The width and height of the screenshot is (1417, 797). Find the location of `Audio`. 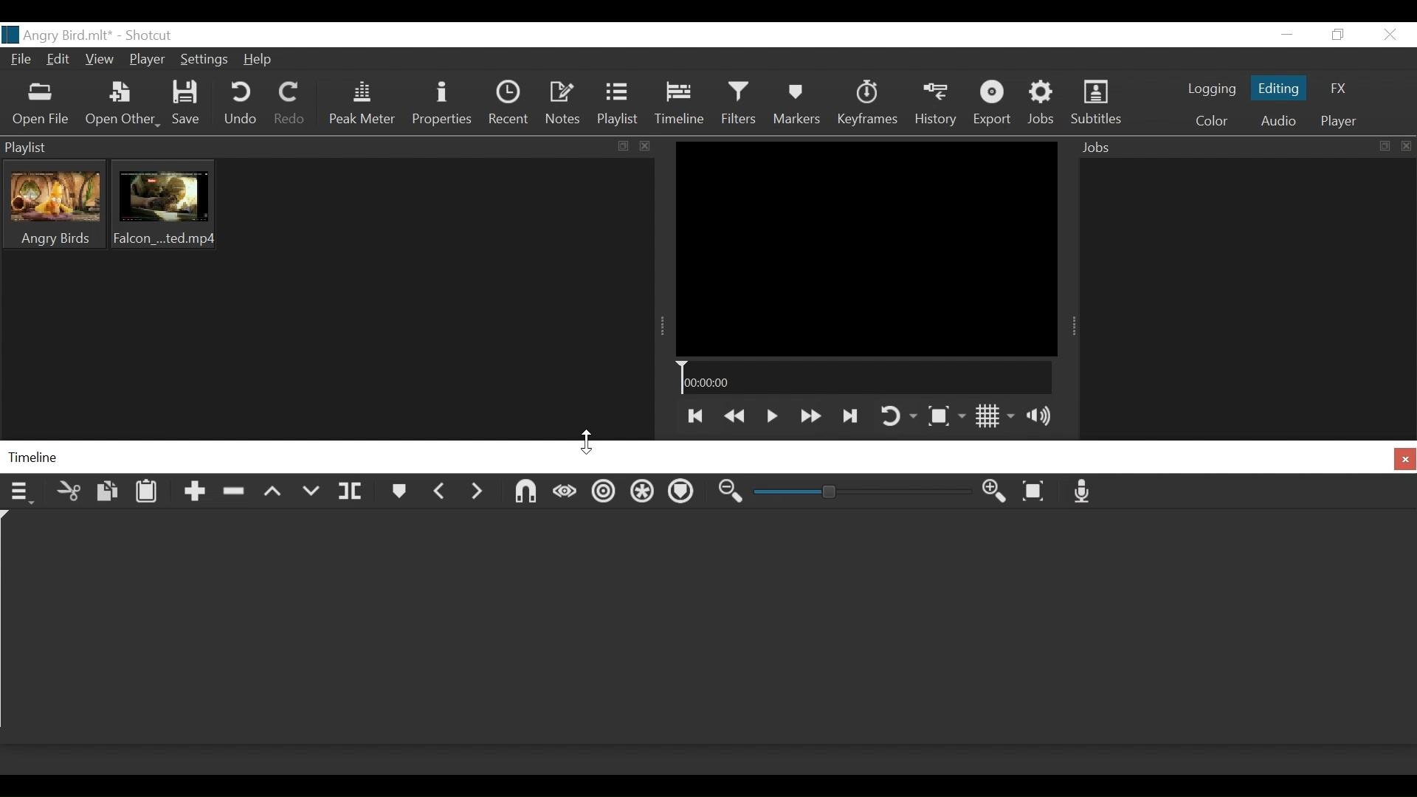

Audio is located at coordinates (1277, 122).